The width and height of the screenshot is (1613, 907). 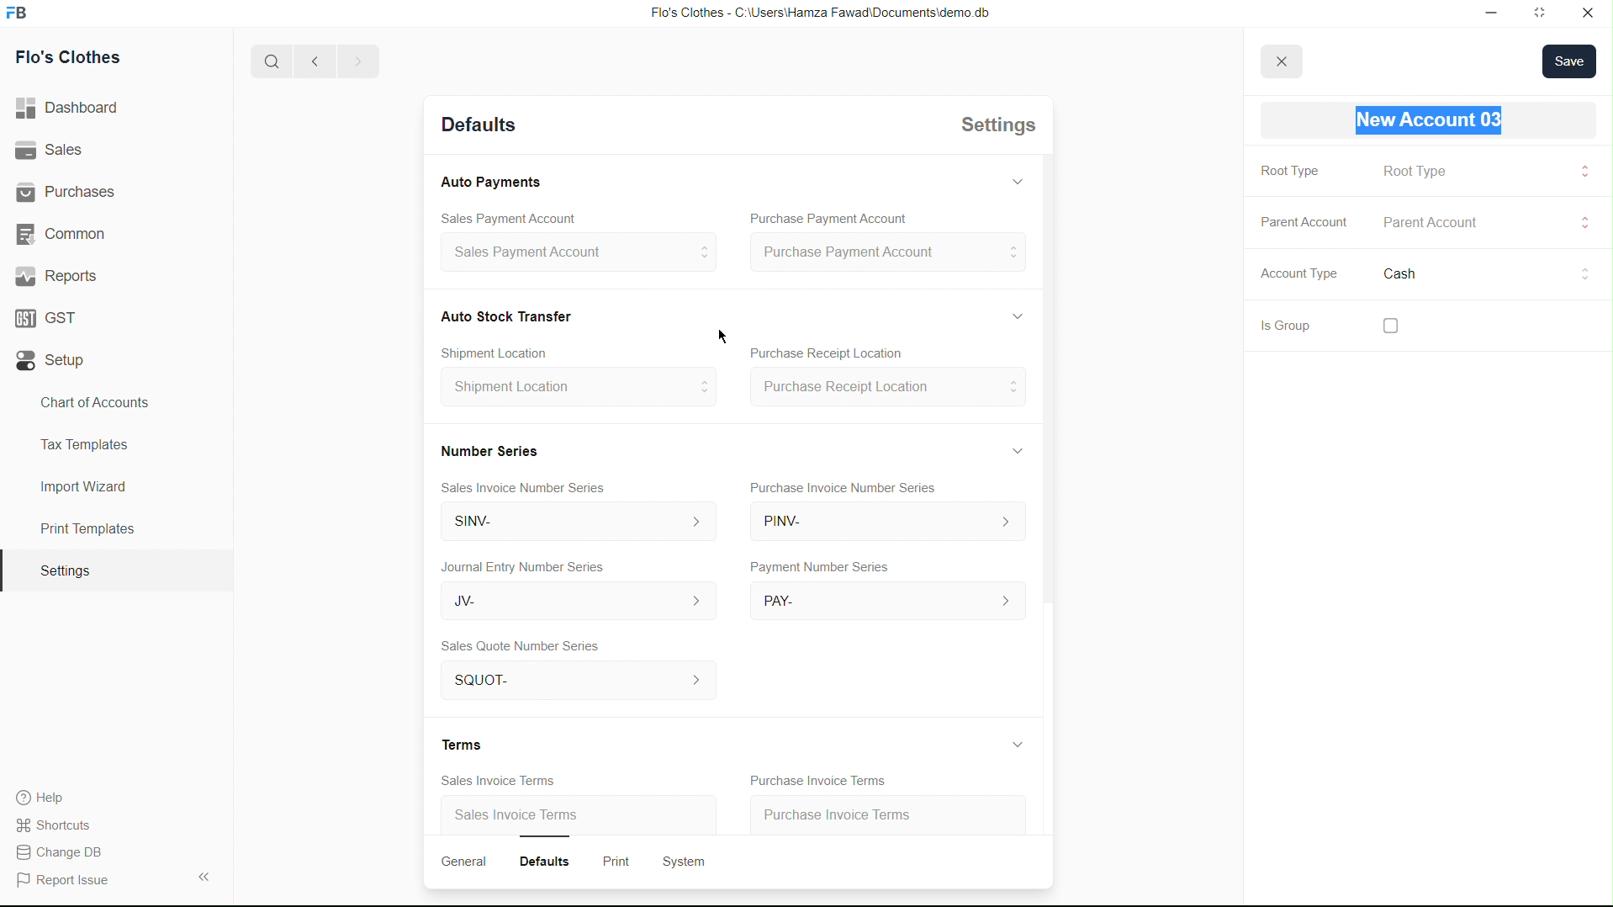 What do you see at coordinates (1569, 61) in the screenshot?
I see `save` at bounding box center [1569, 61].